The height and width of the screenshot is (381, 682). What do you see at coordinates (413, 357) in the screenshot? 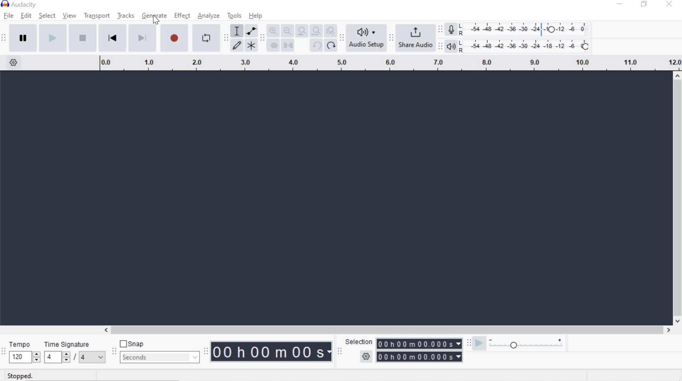
I see `selection time` at bounding box center [413, 357].